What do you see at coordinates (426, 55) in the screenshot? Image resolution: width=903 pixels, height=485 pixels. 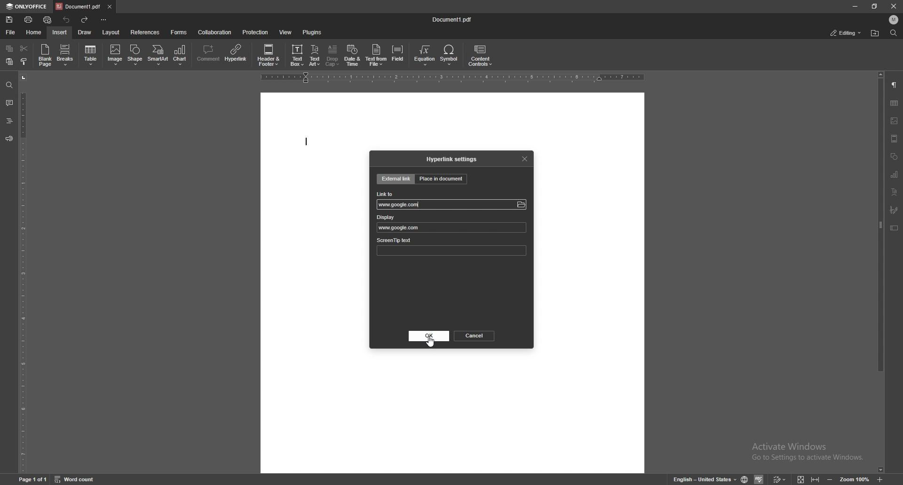 I see `equation` at bounding box center [426, 55].